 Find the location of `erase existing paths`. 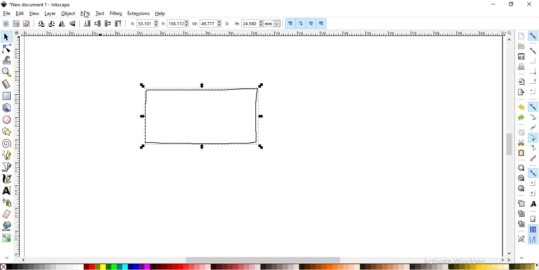

erase existing paths is located at coordinates (7, 214).